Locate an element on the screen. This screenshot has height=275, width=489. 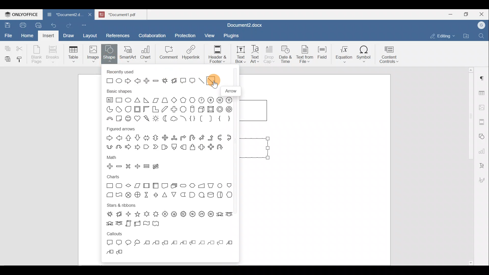
SmartArt is located at coordinates (127, 53).